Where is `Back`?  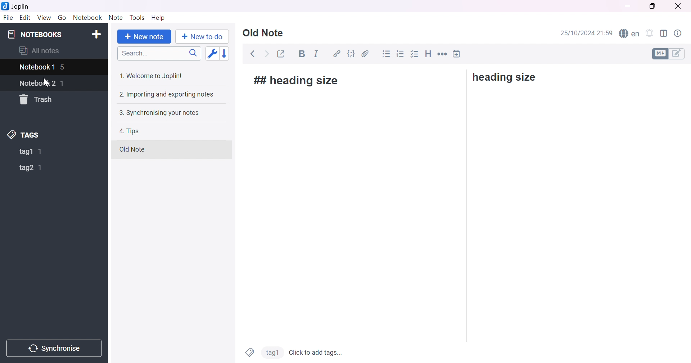 Back is located at coordinates (252, 54).